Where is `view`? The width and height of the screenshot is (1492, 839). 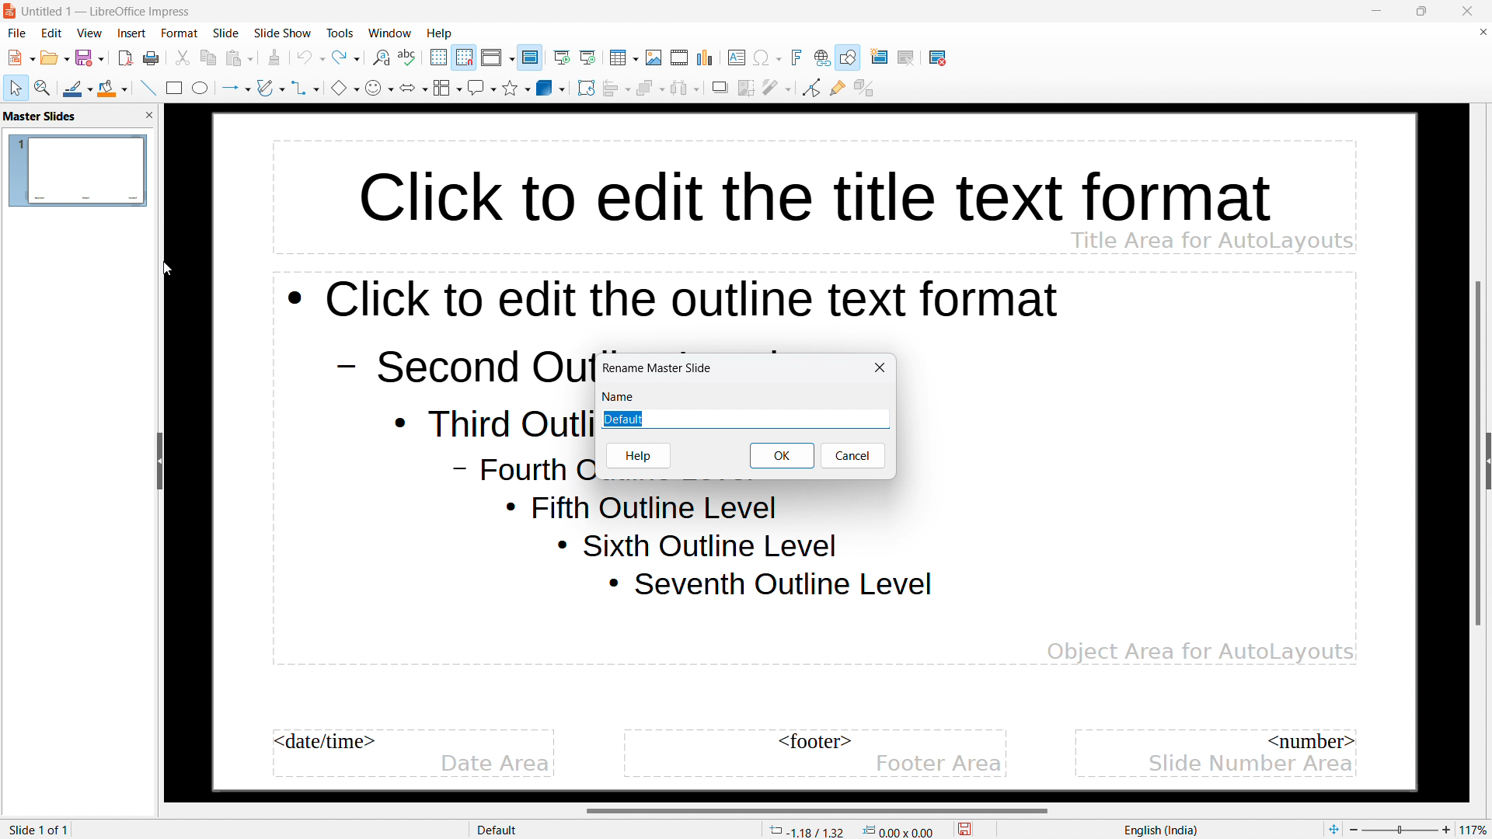 view is located at coordinates (88, 33).